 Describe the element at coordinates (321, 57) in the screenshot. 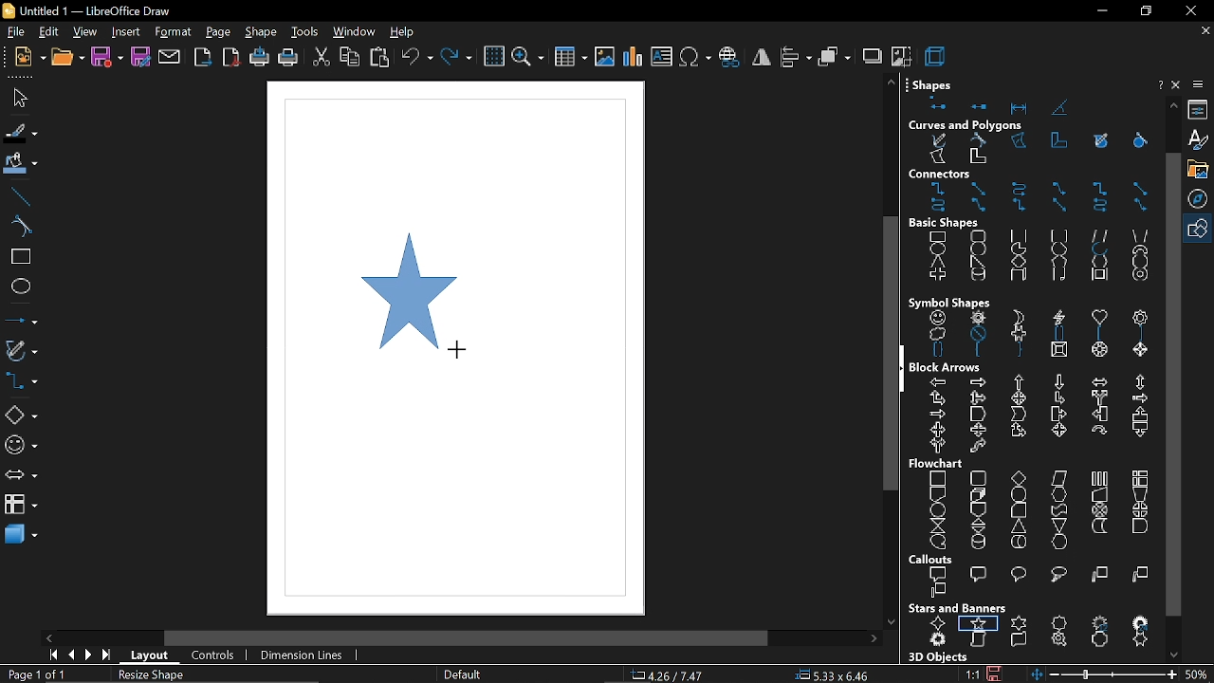

I see `cut ` at that location.